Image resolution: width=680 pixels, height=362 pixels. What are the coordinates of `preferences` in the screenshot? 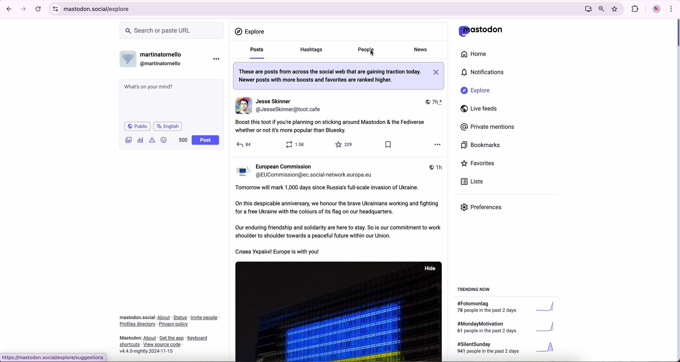 It's located at (485, 209).